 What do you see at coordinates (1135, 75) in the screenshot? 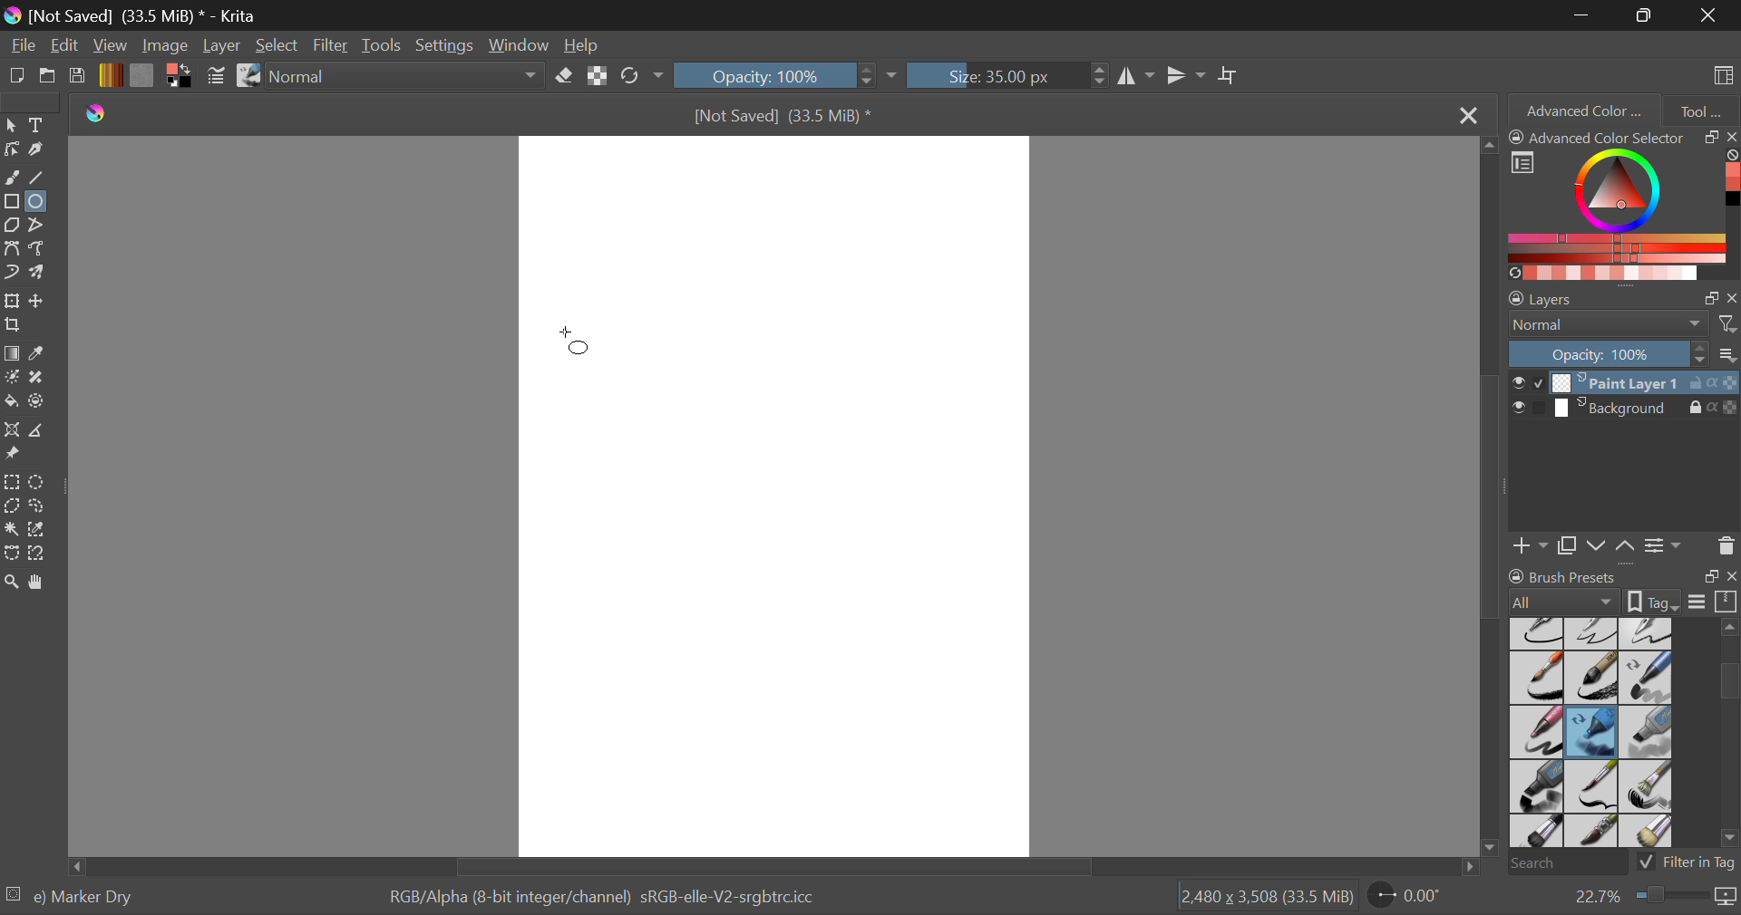
I see `Horizontal Mirror Tool` at bounding box center [1135, 75].